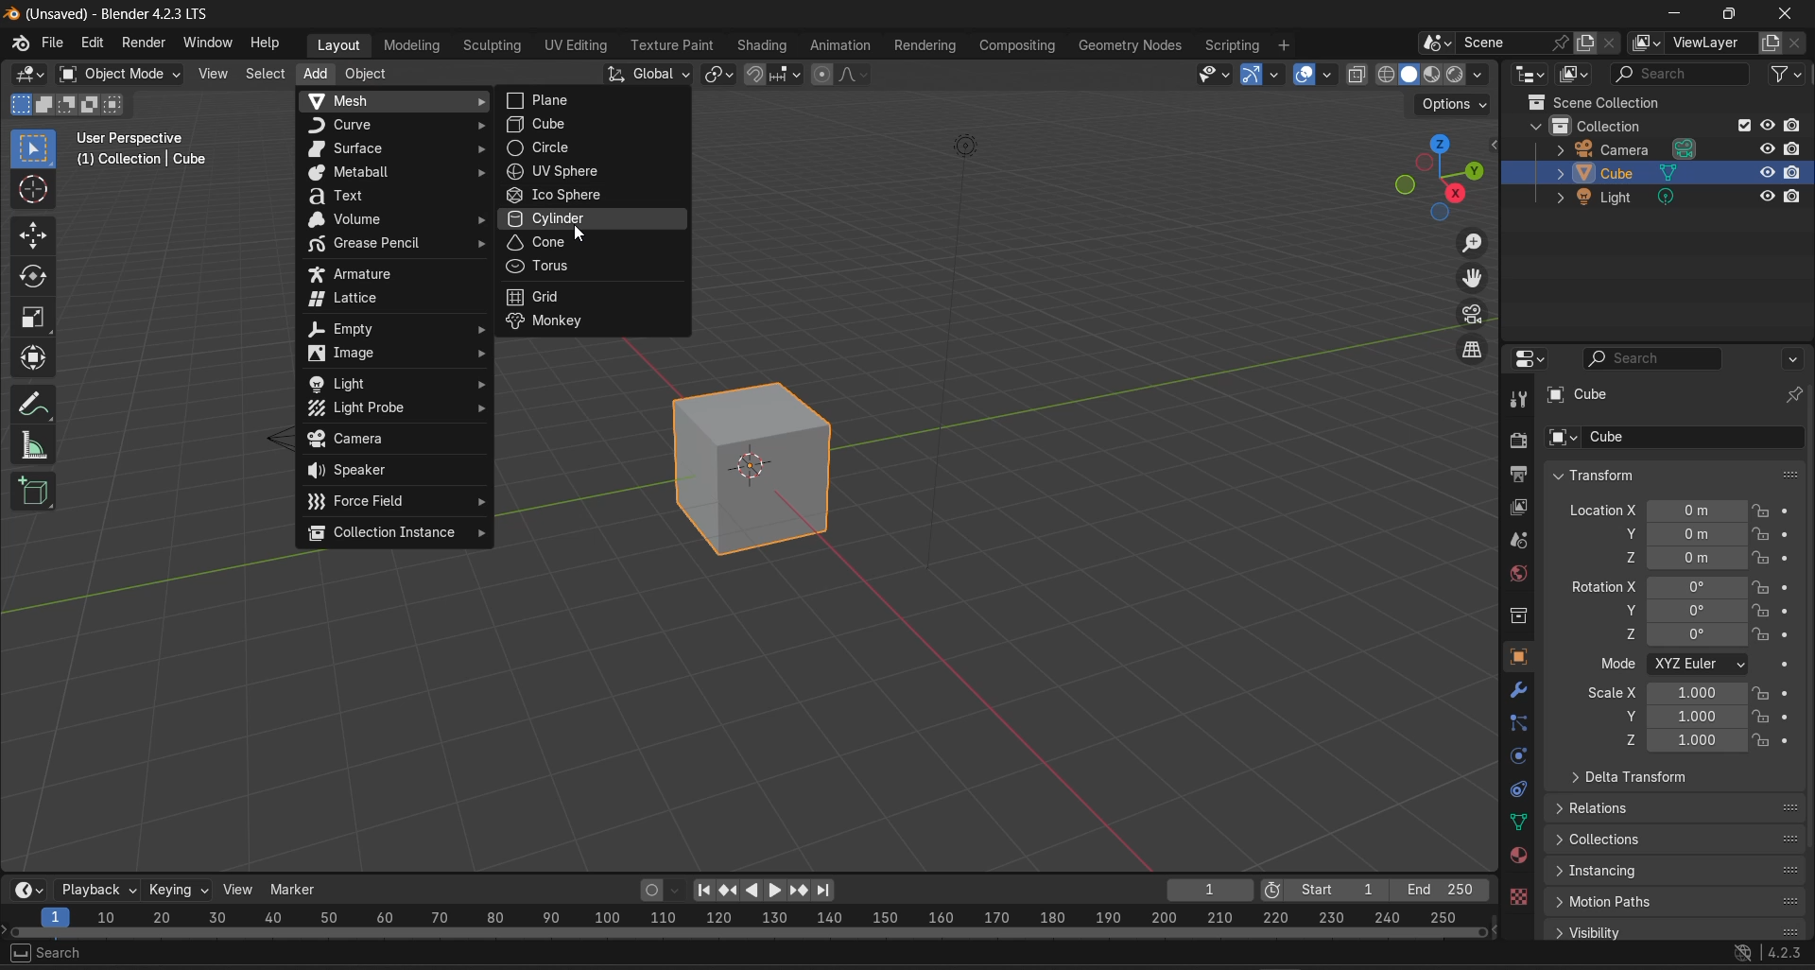 The image size is (1815, 970). I want to click on viewport shading:wireframe, so click(1382, 73).